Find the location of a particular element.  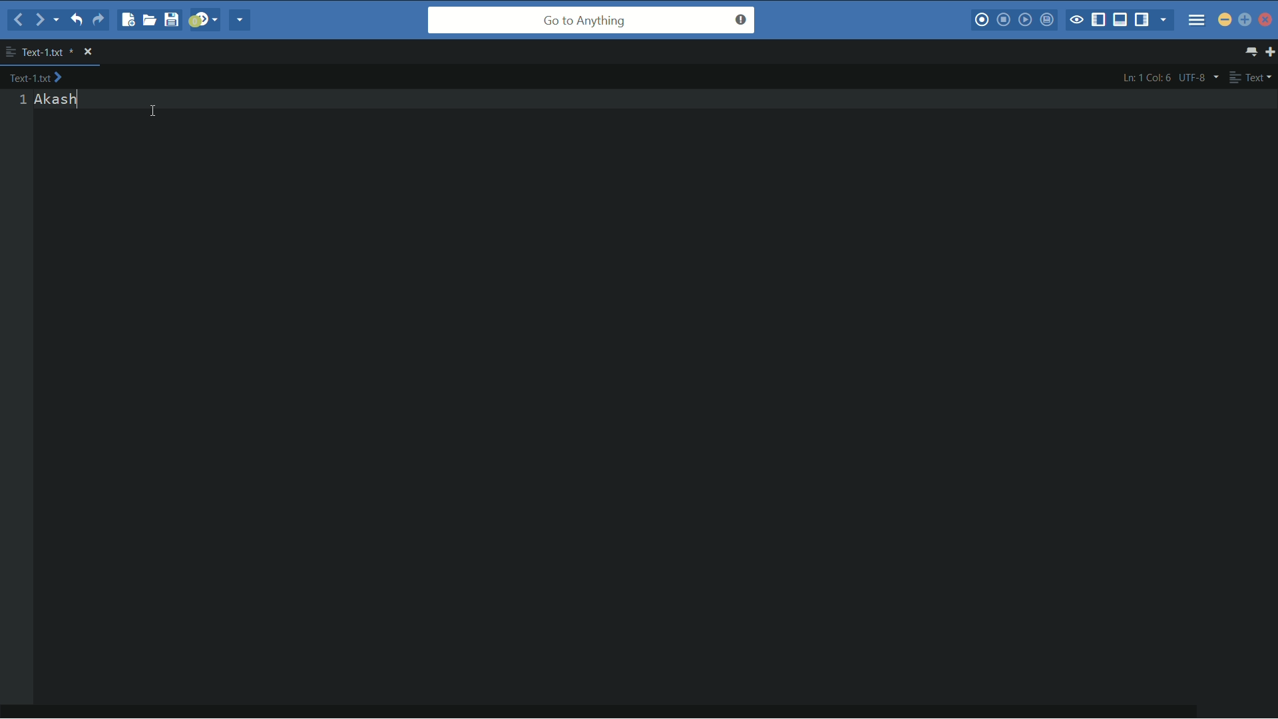

forward is located at coordinates (46, 21).